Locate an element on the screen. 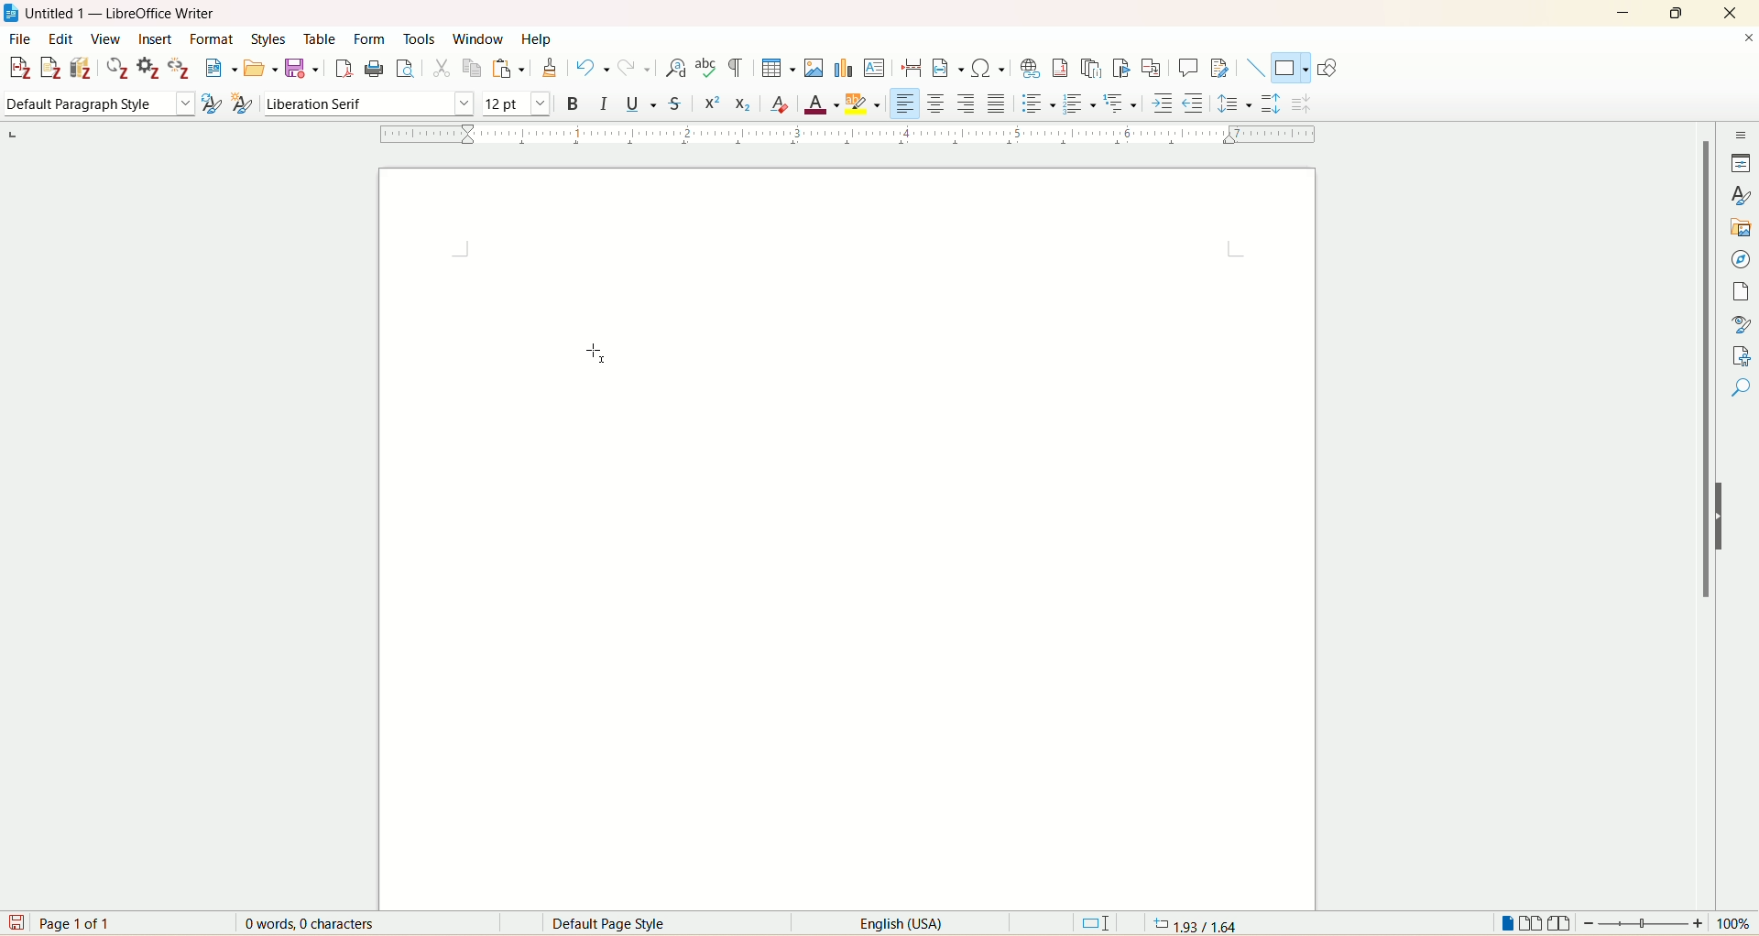 This screenshot has width=1759, height=936. application icon is located at coordinates (12, 12).